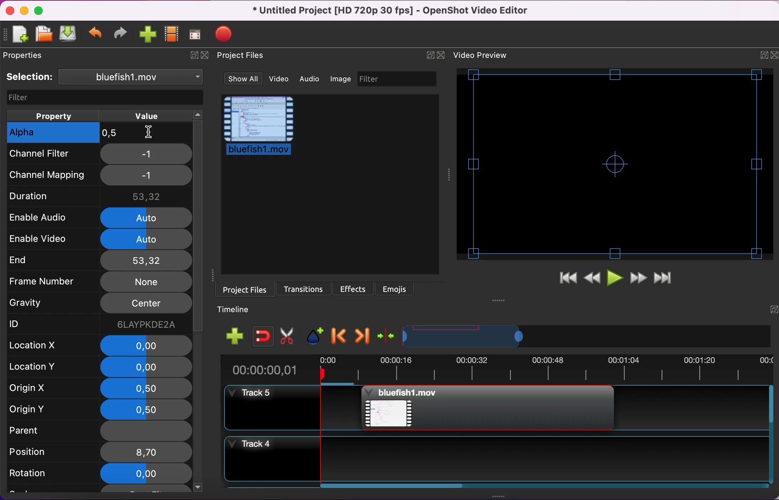 The height and width of the screenshot is (500, 779). Describe the element at coordinates (542, 486) in the screenshot. I see `Horizontal slide bar` at that location.